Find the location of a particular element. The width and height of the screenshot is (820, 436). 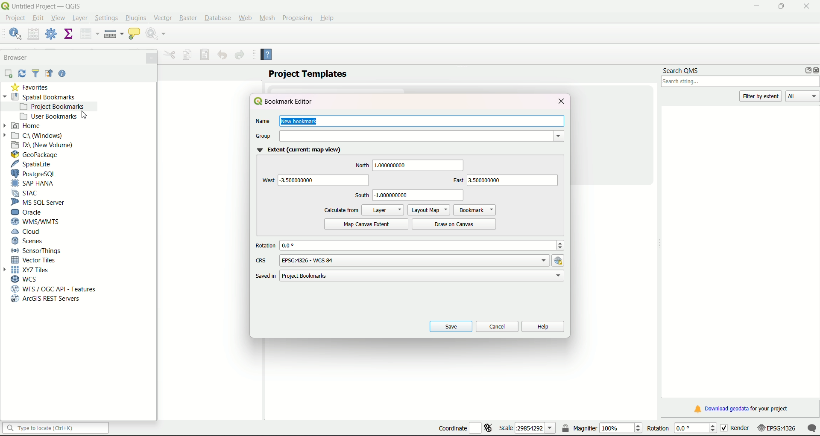

project bookmarks is located at coordinates (53, 106).